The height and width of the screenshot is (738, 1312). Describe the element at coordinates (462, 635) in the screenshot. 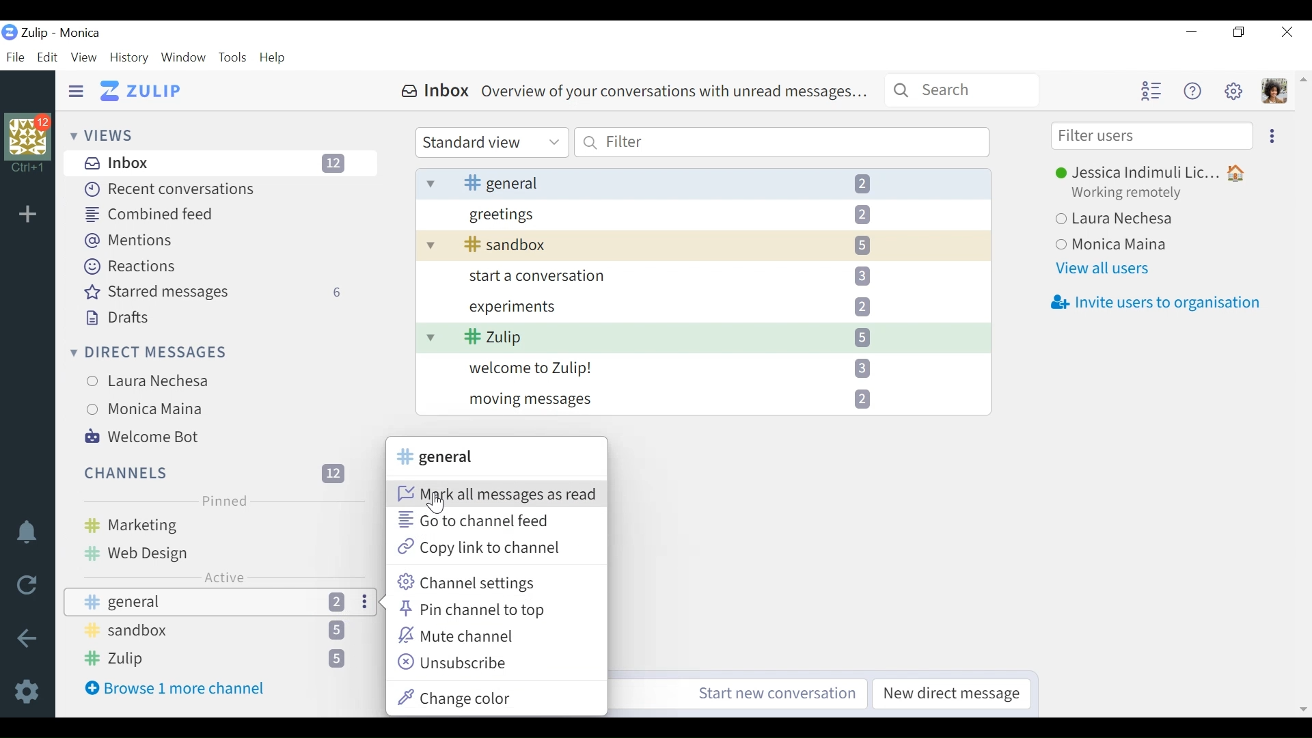

I see `Mute channel` at that location.